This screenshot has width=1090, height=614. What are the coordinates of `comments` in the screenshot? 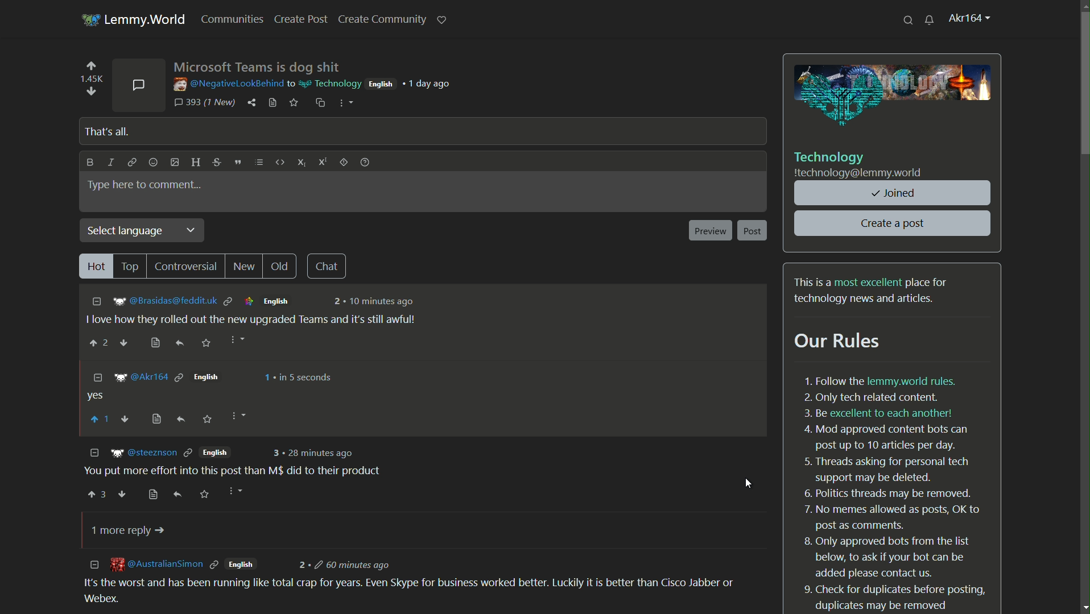 It's located at (139, 84).